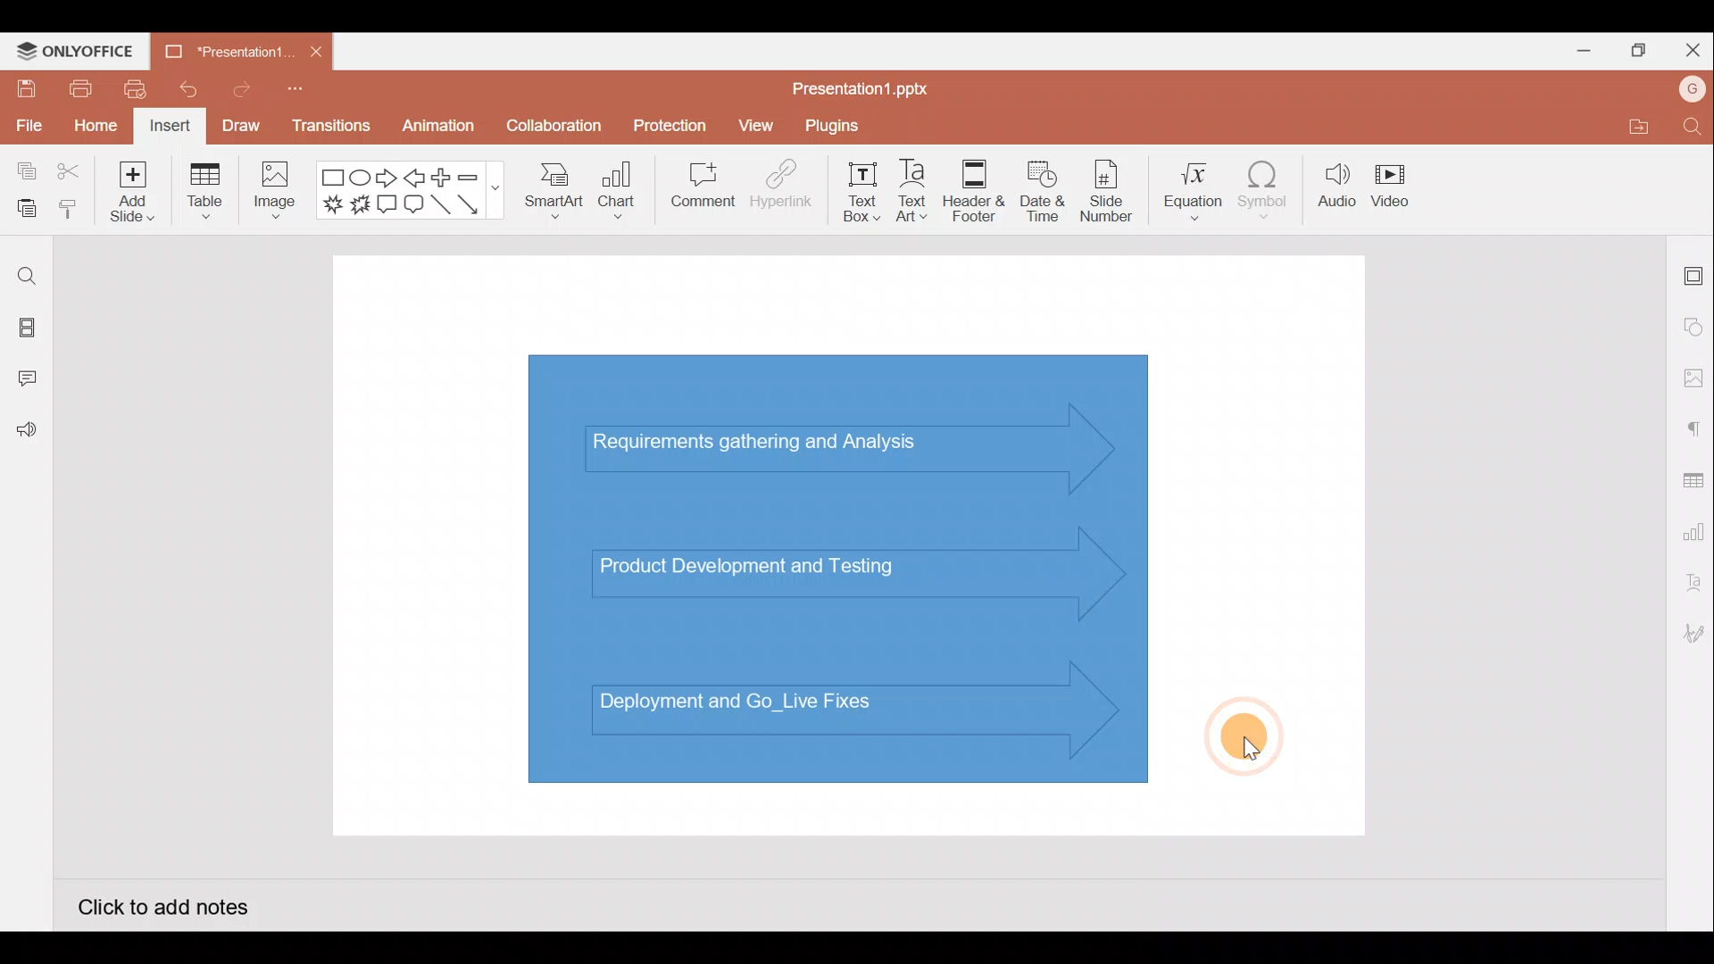  Describe the element at coordinates (387, 205) in the screenshot. I see `Rectangular callout` at that location.